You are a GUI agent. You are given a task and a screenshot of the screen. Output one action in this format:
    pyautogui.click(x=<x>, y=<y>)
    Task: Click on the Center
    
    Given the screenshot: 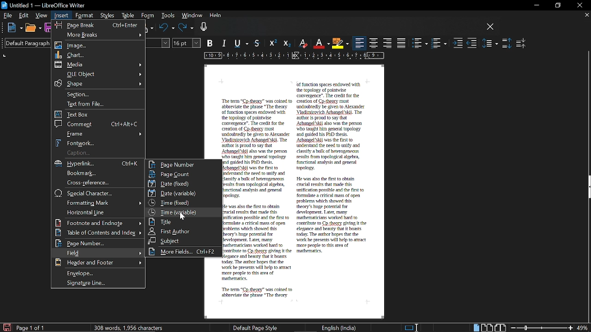 What is the action you would take?
    pyautogui.click(x=374, y=43)
    